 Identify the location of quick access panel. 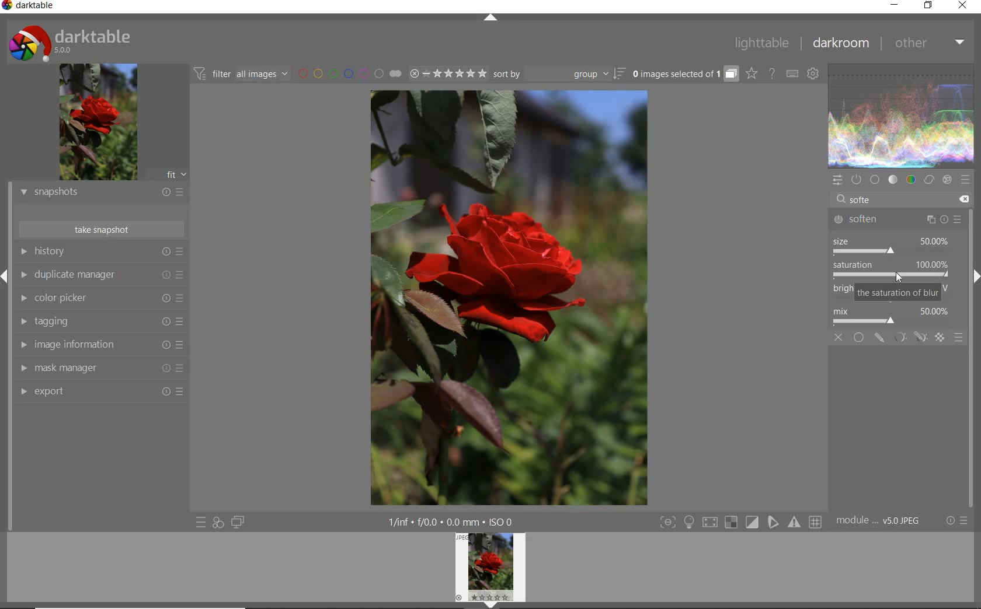
(837, 180).